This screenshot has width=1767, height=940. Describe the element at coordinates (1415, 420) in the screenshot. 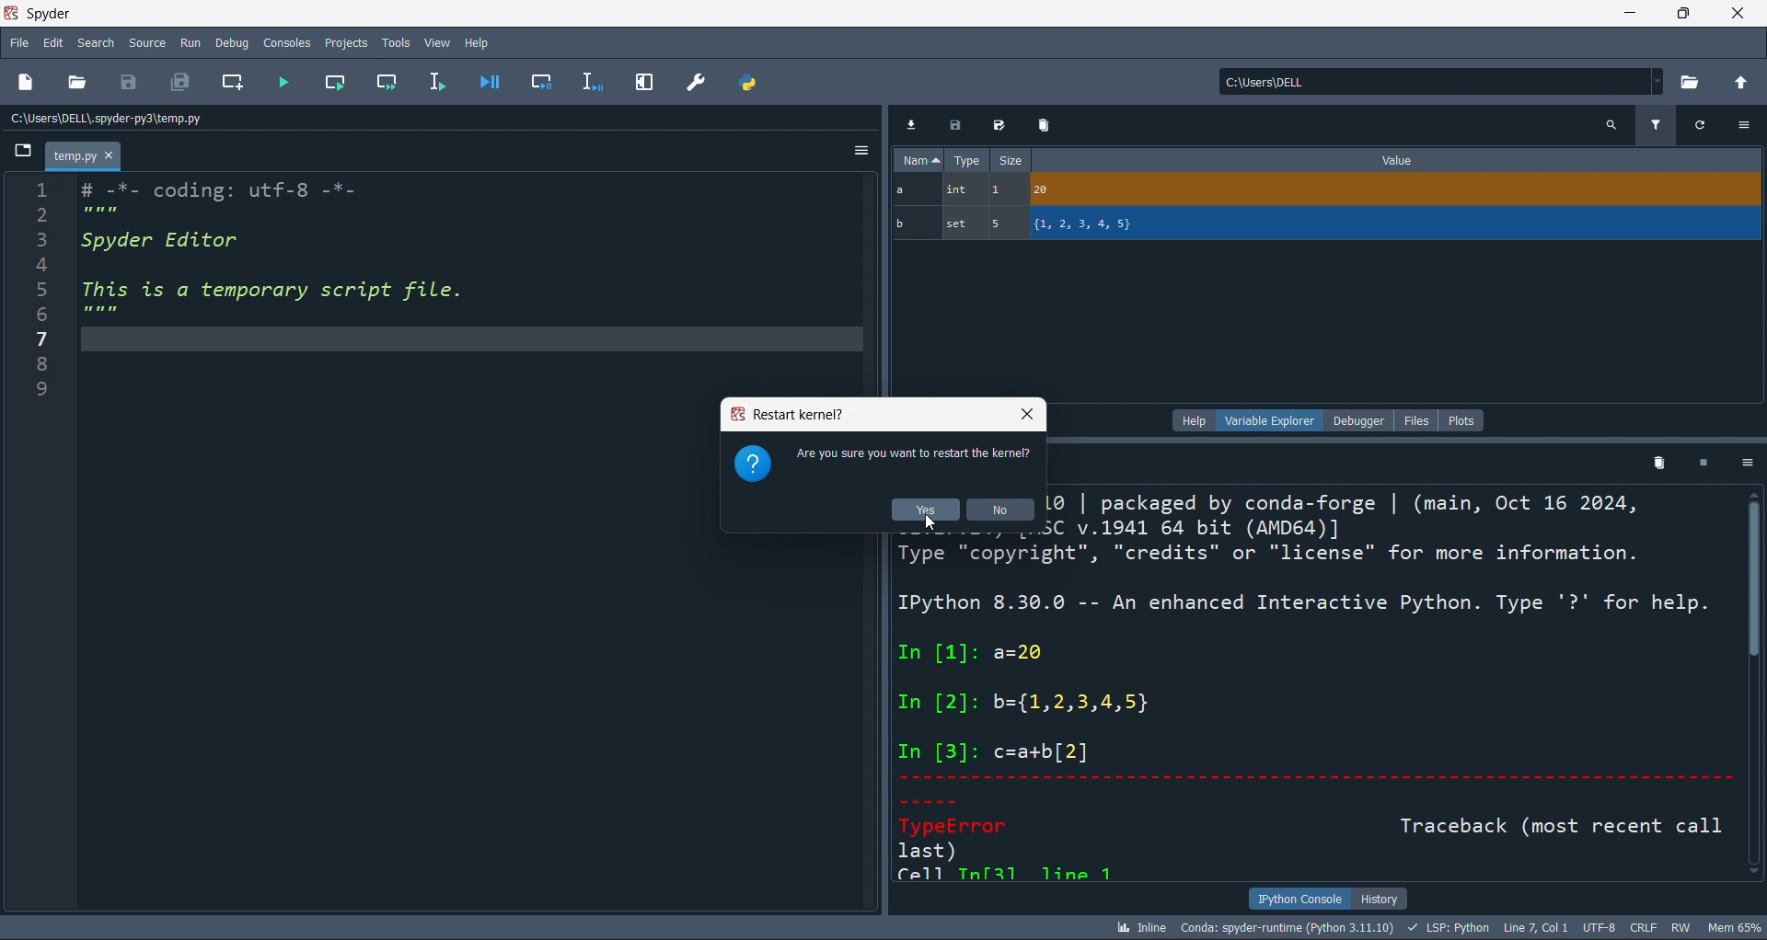

I see `files` at that location.